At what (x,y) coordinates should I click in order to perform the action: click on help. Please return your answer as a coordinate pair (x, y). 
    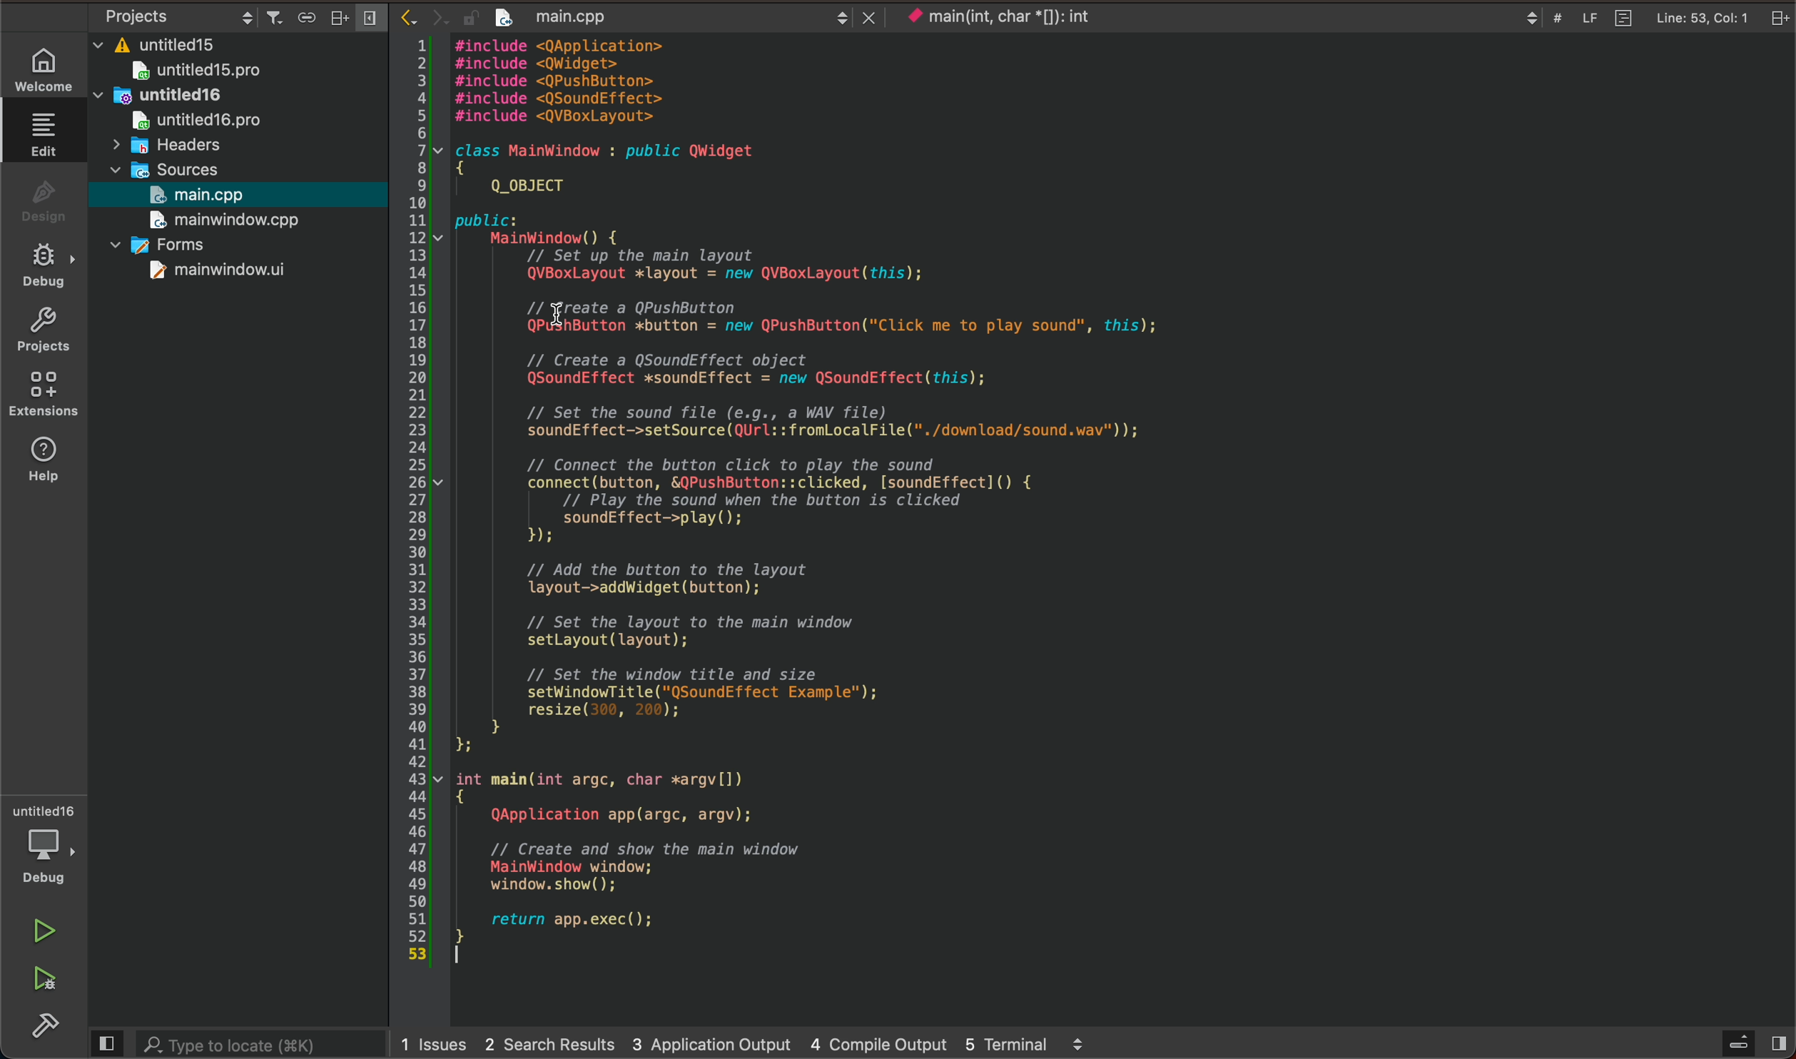
    Looking at the image, I should click on (48, 459).